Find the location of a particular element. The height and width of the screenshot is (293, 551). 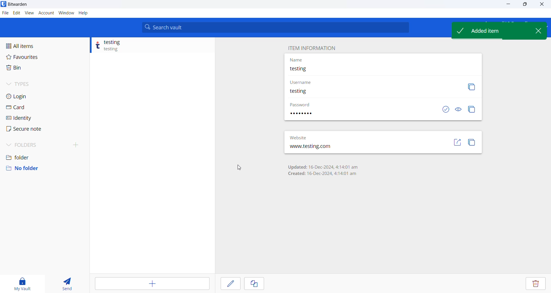

Updated: 16-Dec-2024, 4:14:01 am is located at coordinates (323, 167).